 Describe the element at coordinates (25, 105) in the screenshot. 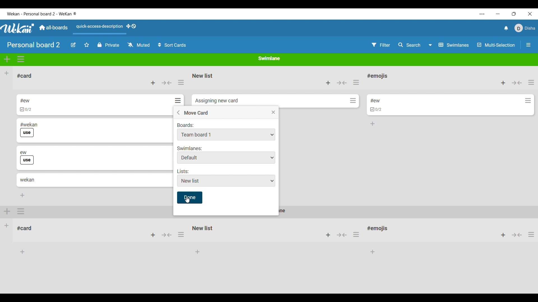

I see `Card title and checklist` at that location.